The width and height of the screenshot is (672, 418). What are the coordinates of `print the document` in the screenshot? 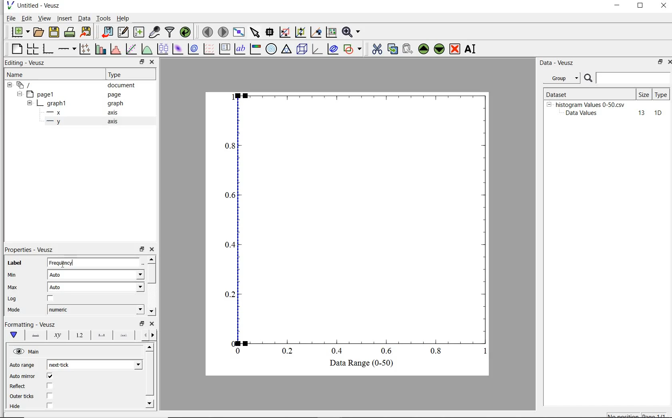 It's located at (70, 31).